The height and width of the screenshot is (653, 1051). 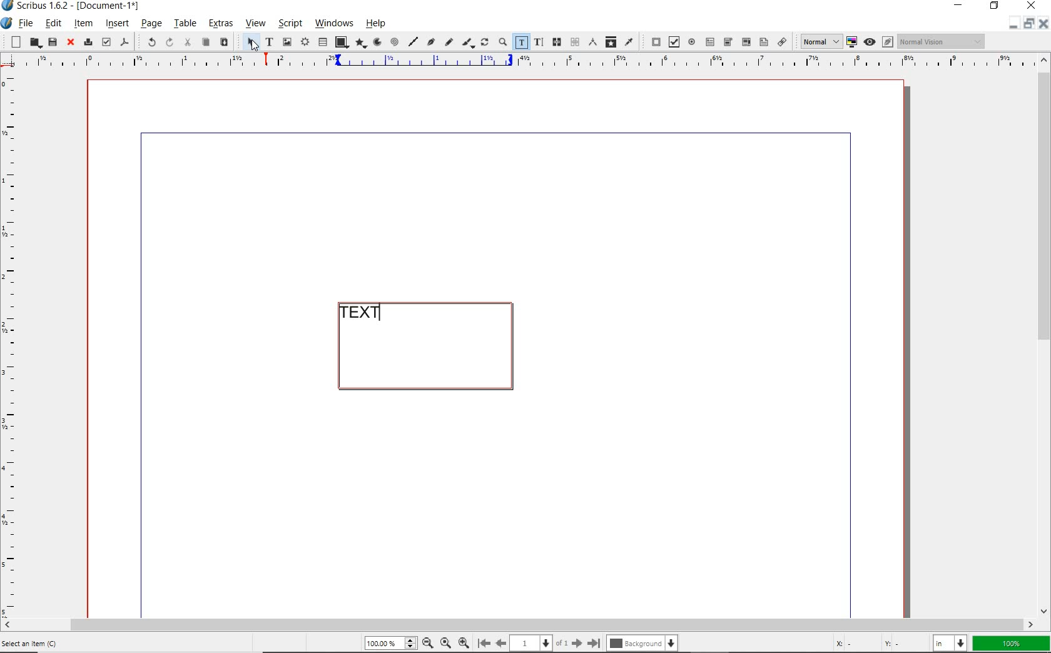 I want to click on measurements, so click(x=591, y=41).